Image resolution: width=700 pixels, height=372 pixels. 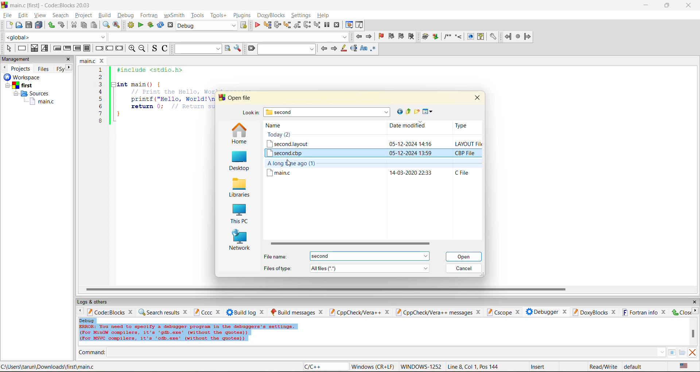 What do you see at coordinates (57, 48) in the screenshot?
I see `entry condition loop` at bounding box center [57, 48].